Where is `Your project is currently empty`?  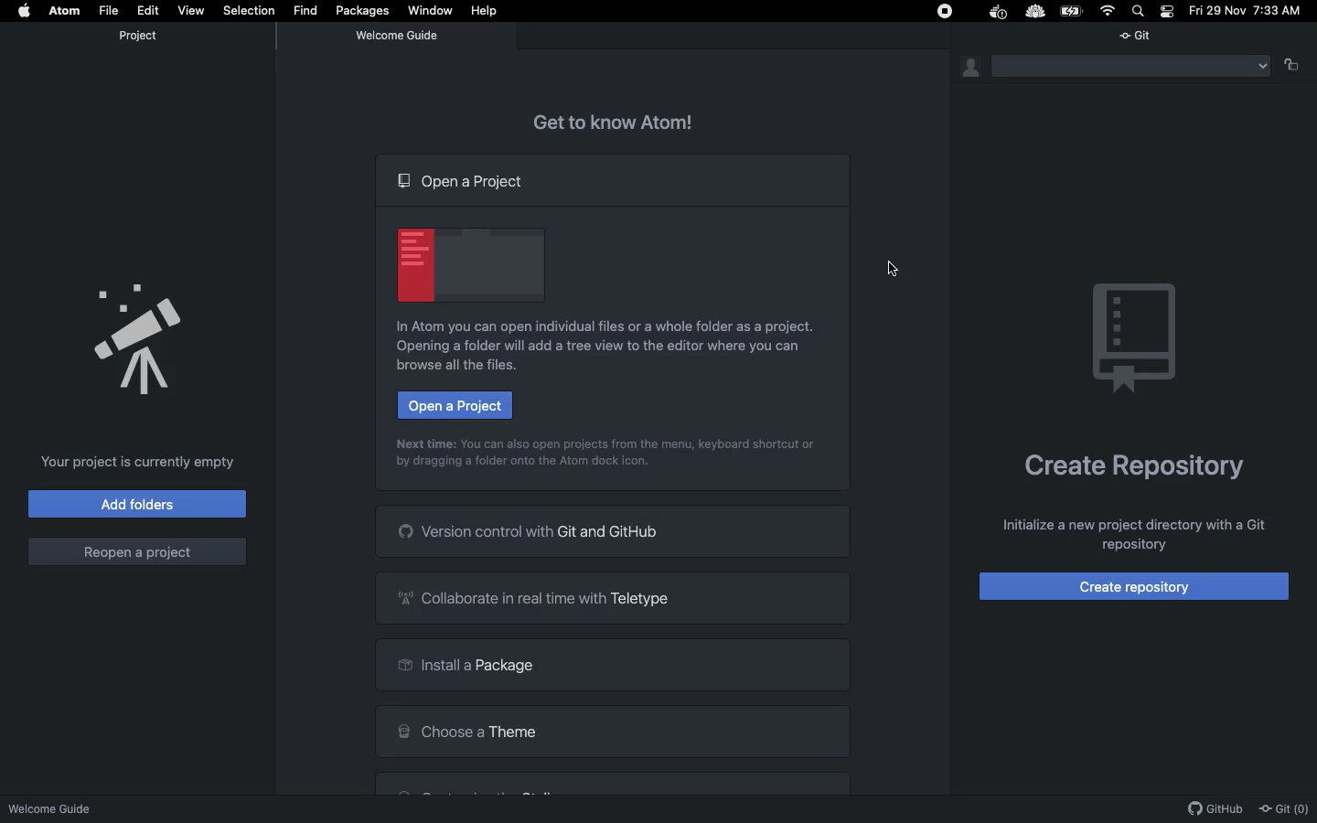 Your project is currently empty is located at coordinates (141, 465).